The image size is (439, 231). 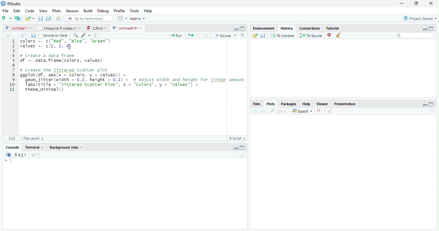 I want to click on close, so click(x=31, y=28).